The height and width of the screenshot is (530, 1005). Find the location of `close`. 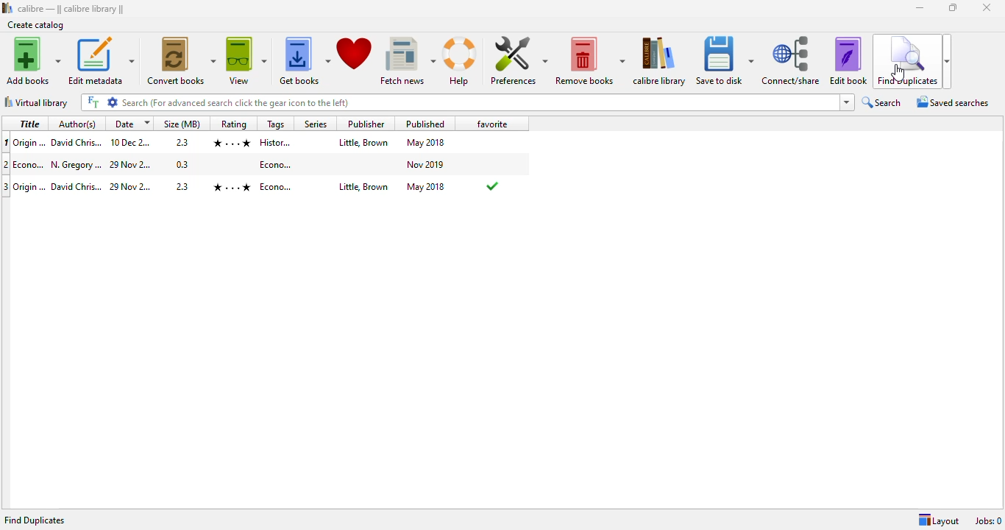

close is located at coordinates (987, 8).